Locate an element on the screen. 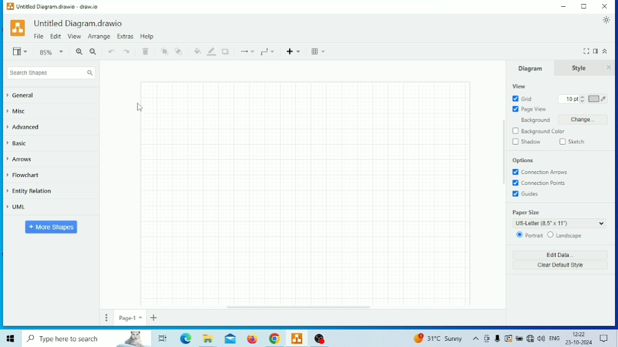 The height and width of the screenshot is (347, 618). Landscape is located at coordinates (564, 235).